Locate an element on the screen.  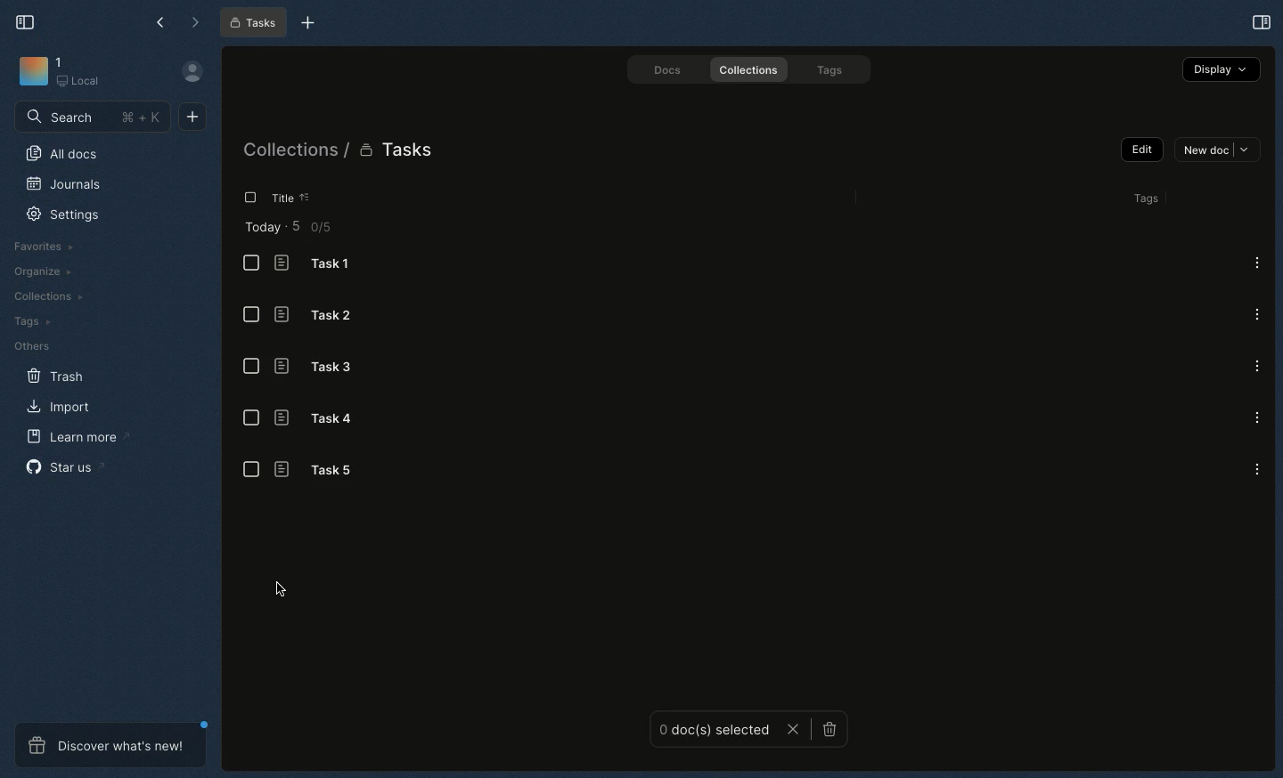
List view is located at coordinates (253, 263).